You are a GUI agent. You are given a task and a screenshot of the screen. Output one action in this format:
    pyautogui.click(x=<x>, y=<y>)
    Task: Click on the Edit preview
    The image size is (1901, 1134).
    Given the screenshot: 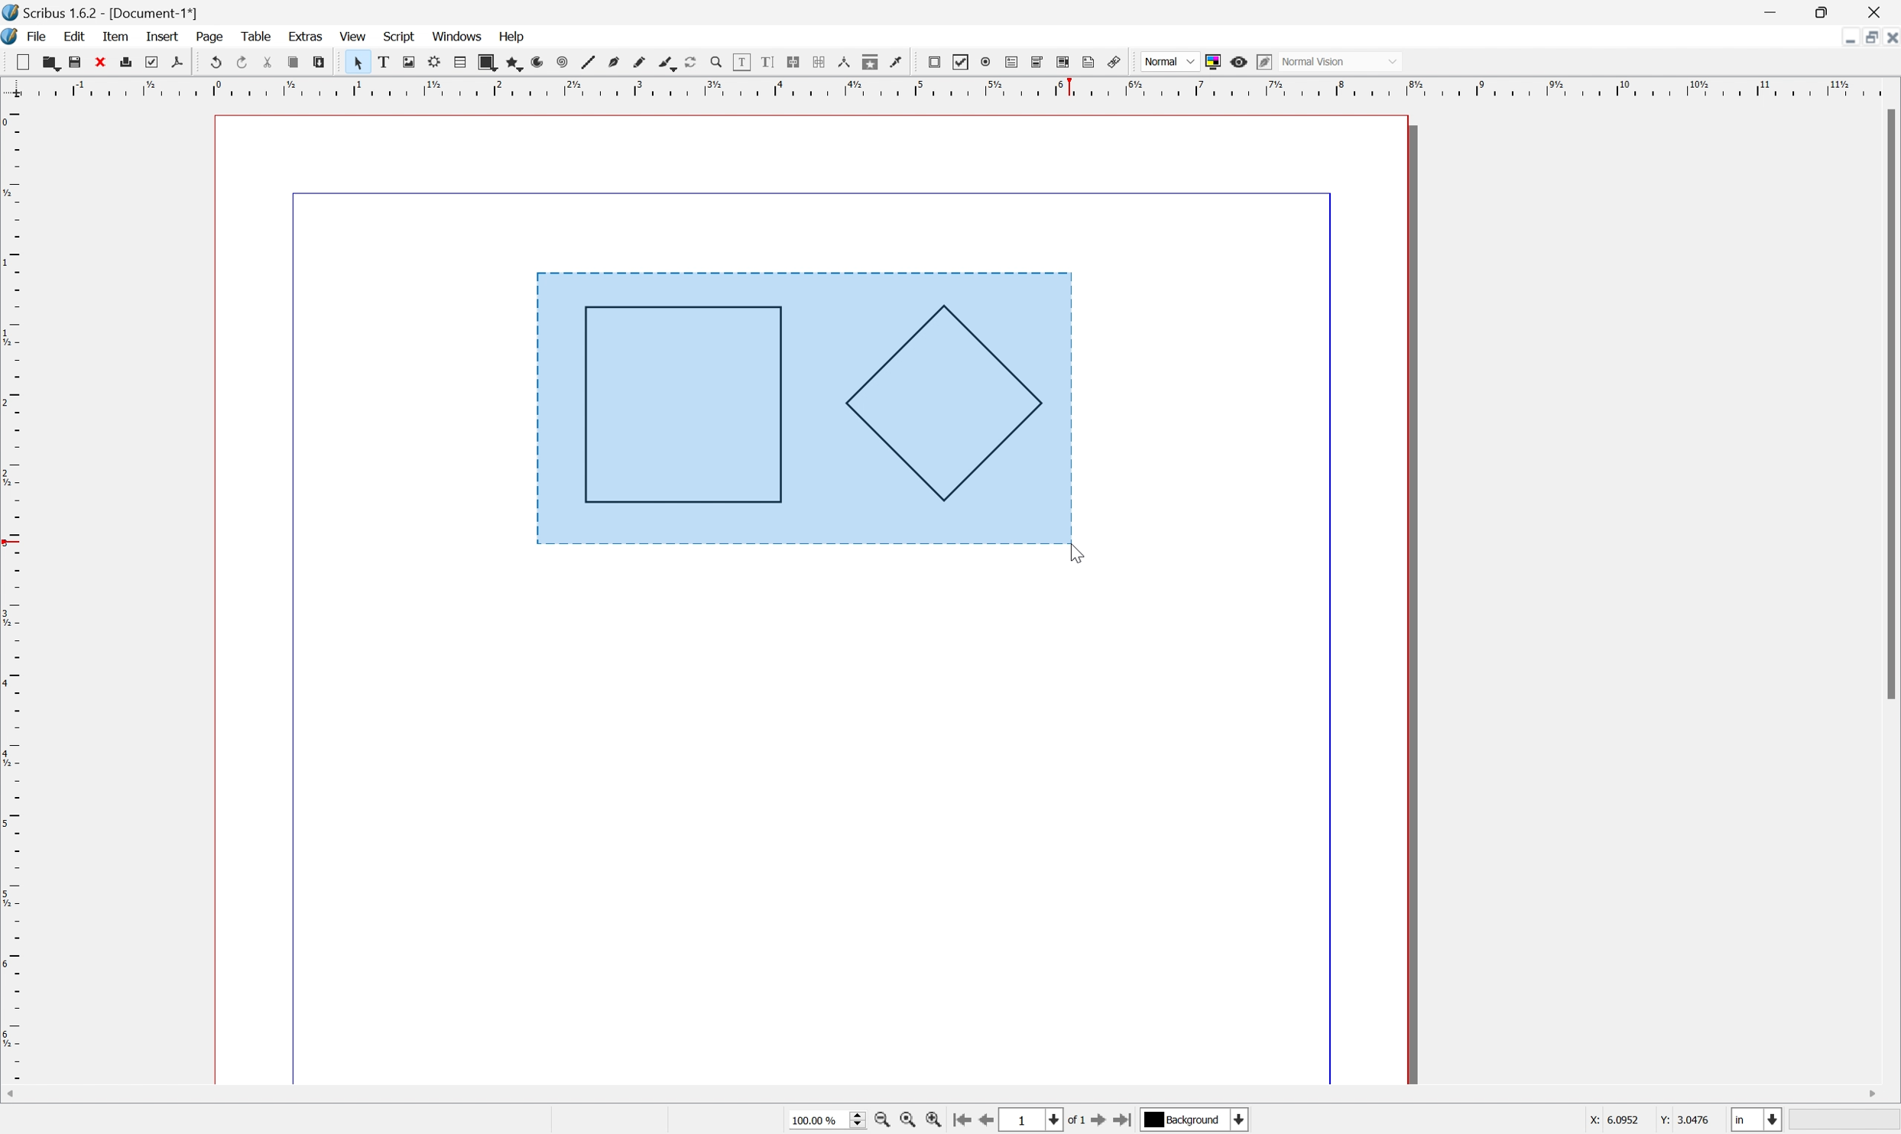 What is the action you would take?
    pyautogui.click(x=1264, y=61)
    